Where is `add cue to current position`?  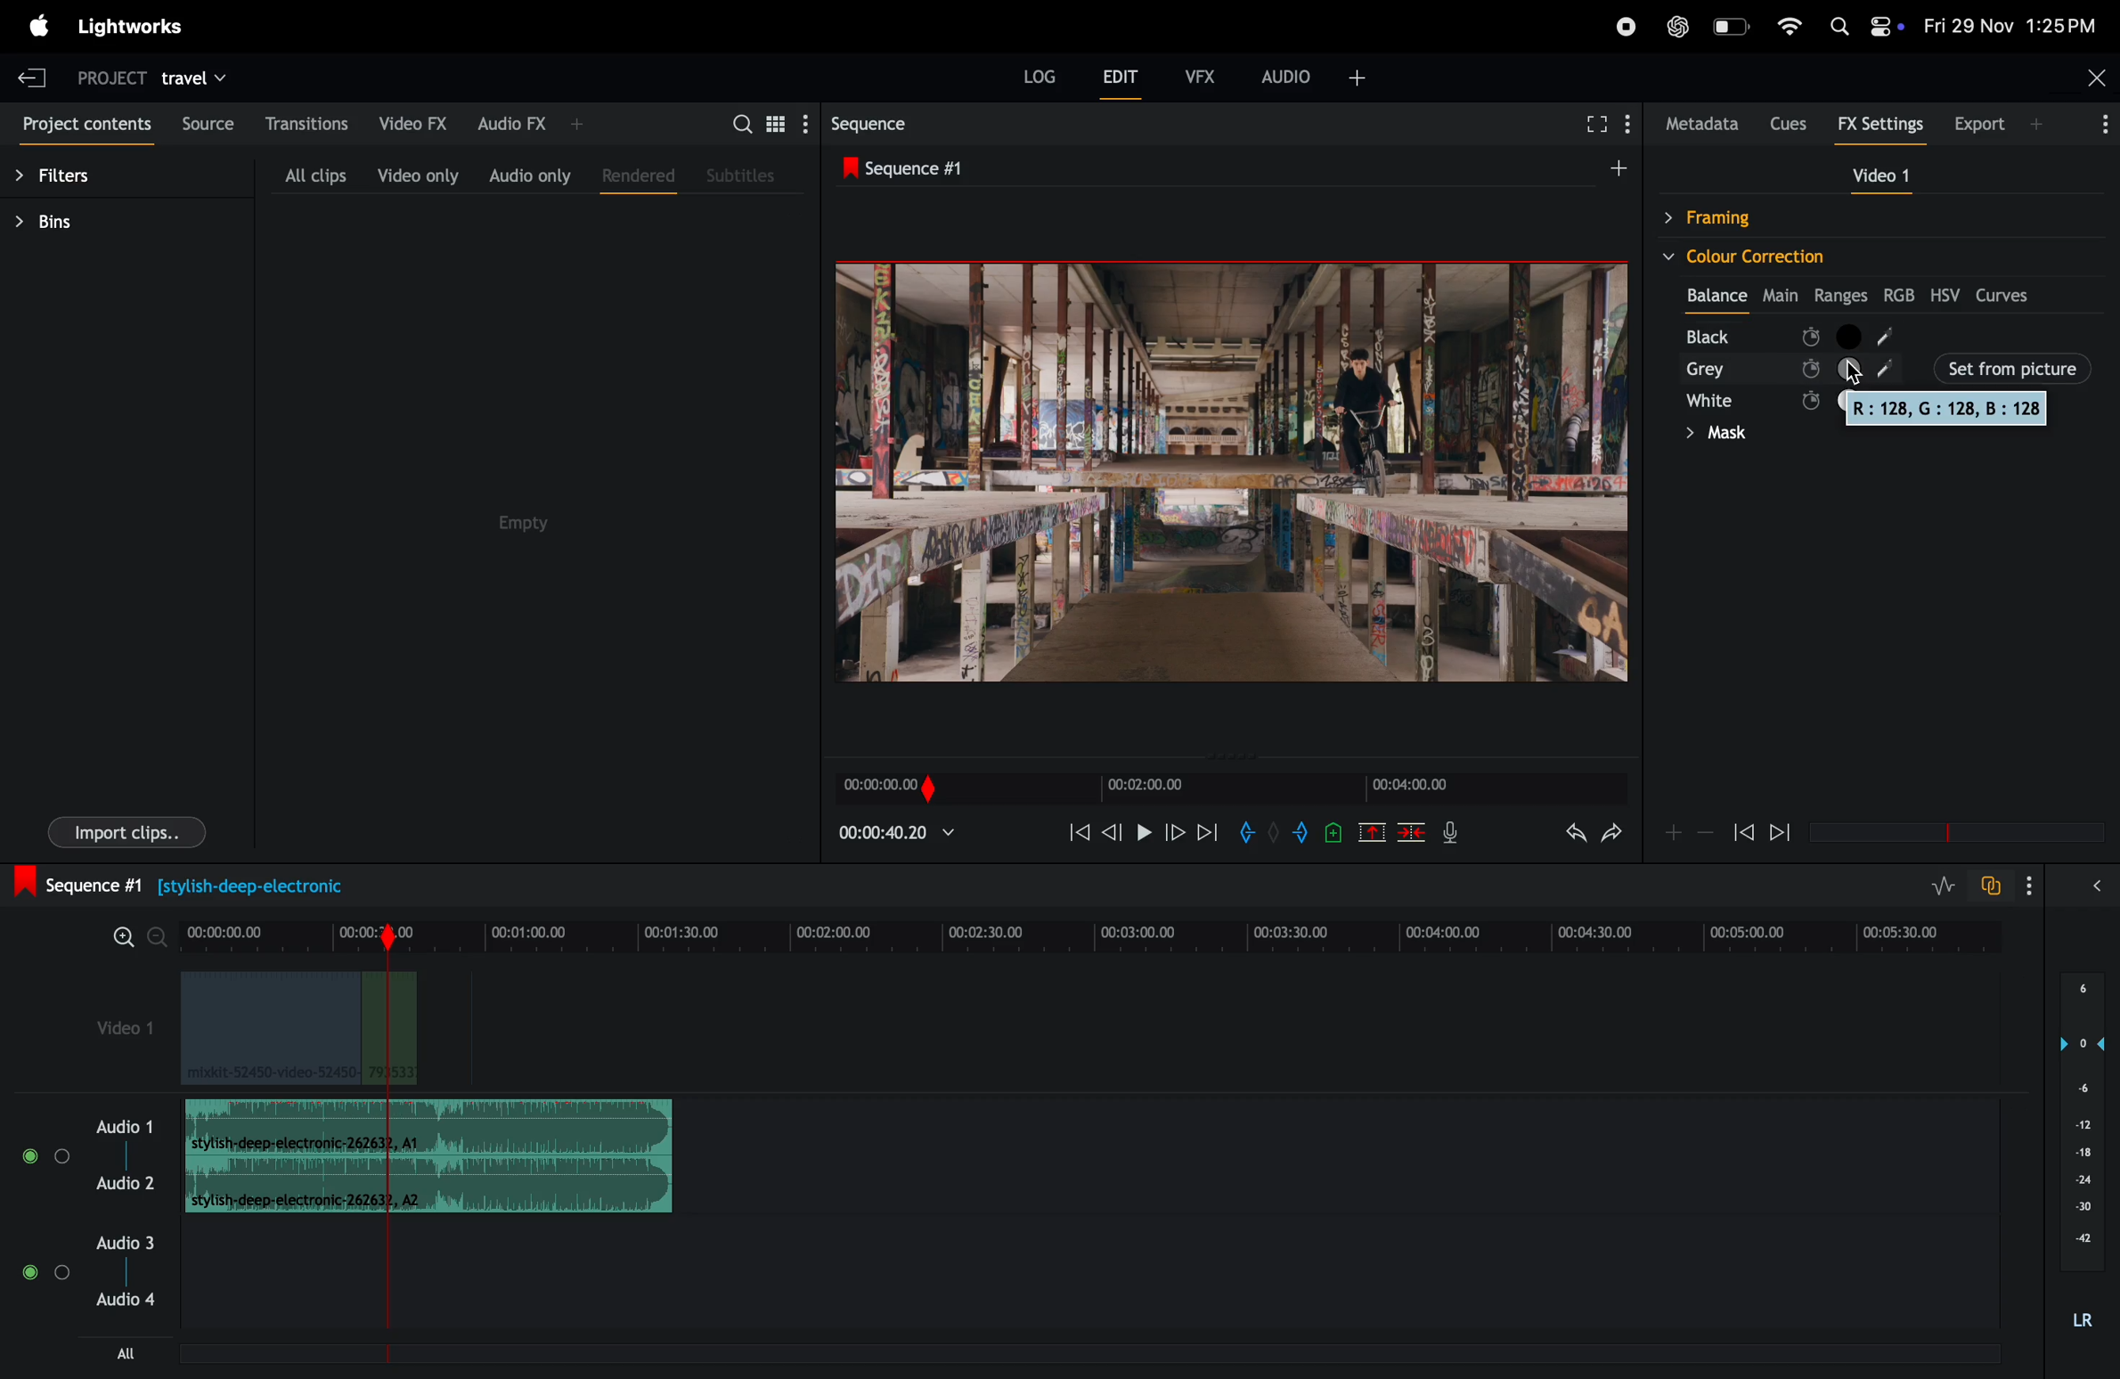 add cue to current position is located at coordinates (1332, 835).